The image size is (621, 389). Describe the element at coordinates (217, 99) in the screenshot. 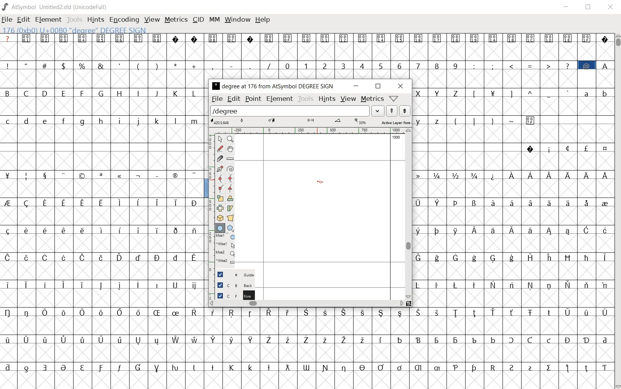

I see `file` at that location.